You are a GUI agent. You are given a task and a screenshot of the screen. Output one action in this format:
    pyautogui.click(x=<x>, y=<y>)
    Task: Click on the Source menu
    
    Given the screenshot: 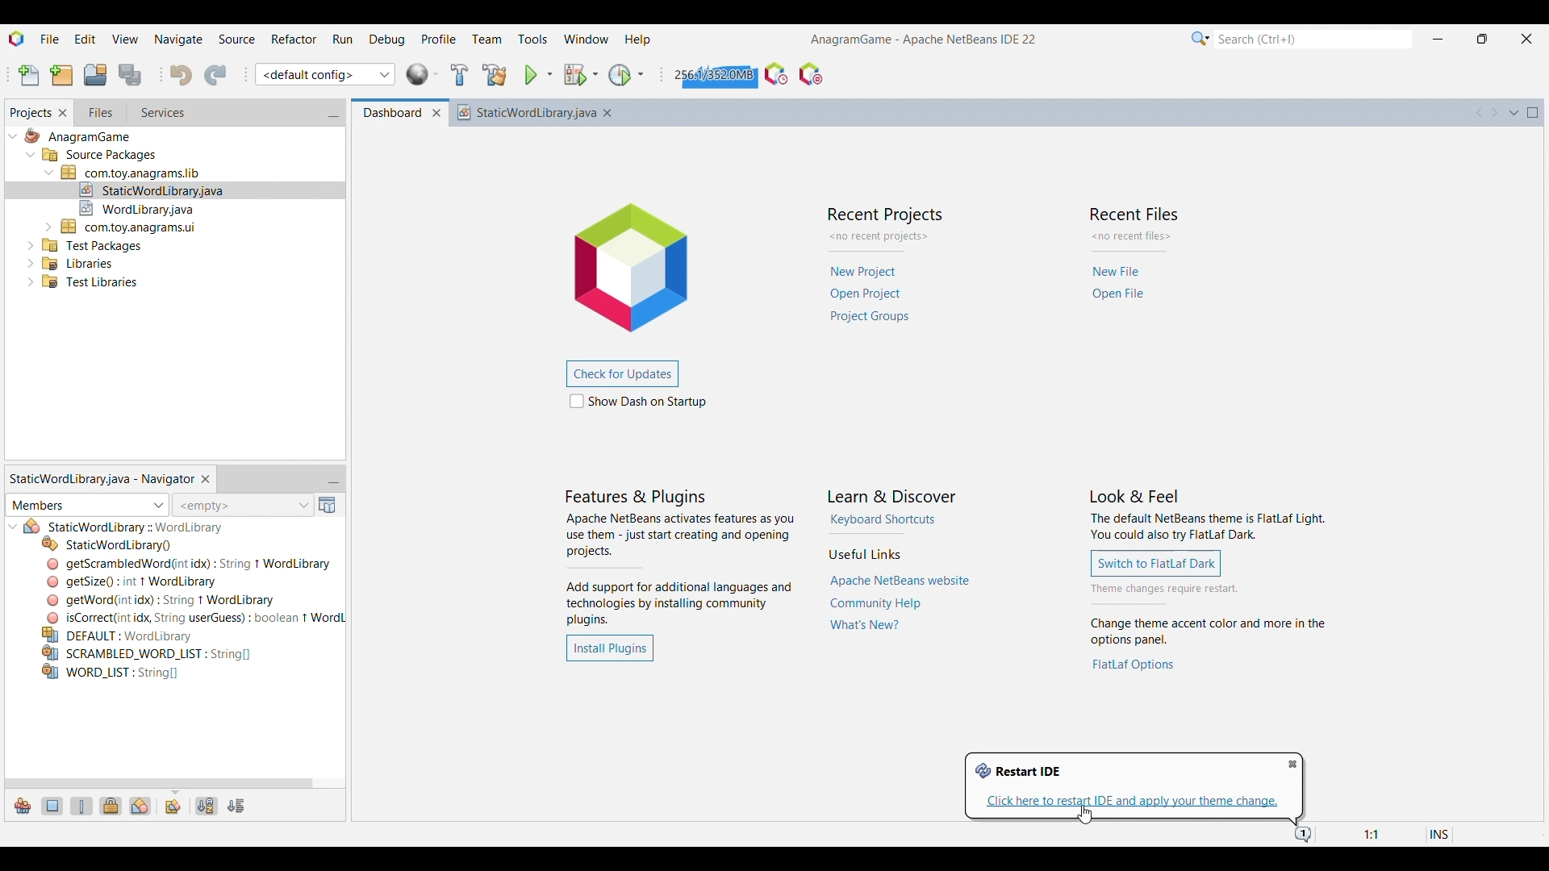 What is the action you would take?
    pyautogui.click(x=236, y=38)
    